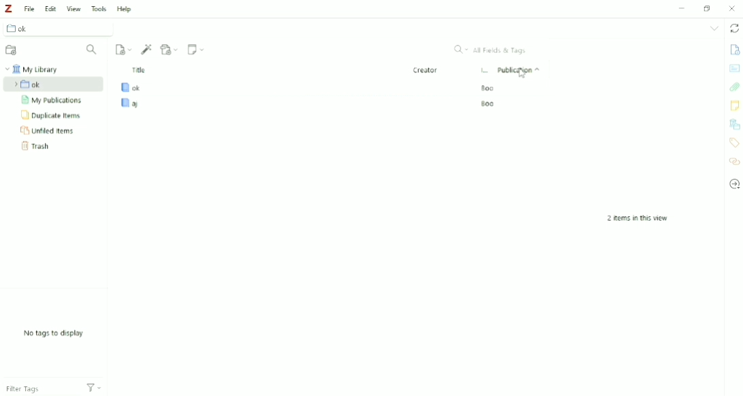 Image resolution: width=743 pixels, height=396 pixels. Describe the element at coordinates (492, 50) in the screenshot. I see `All Fields & Tags` at that location.